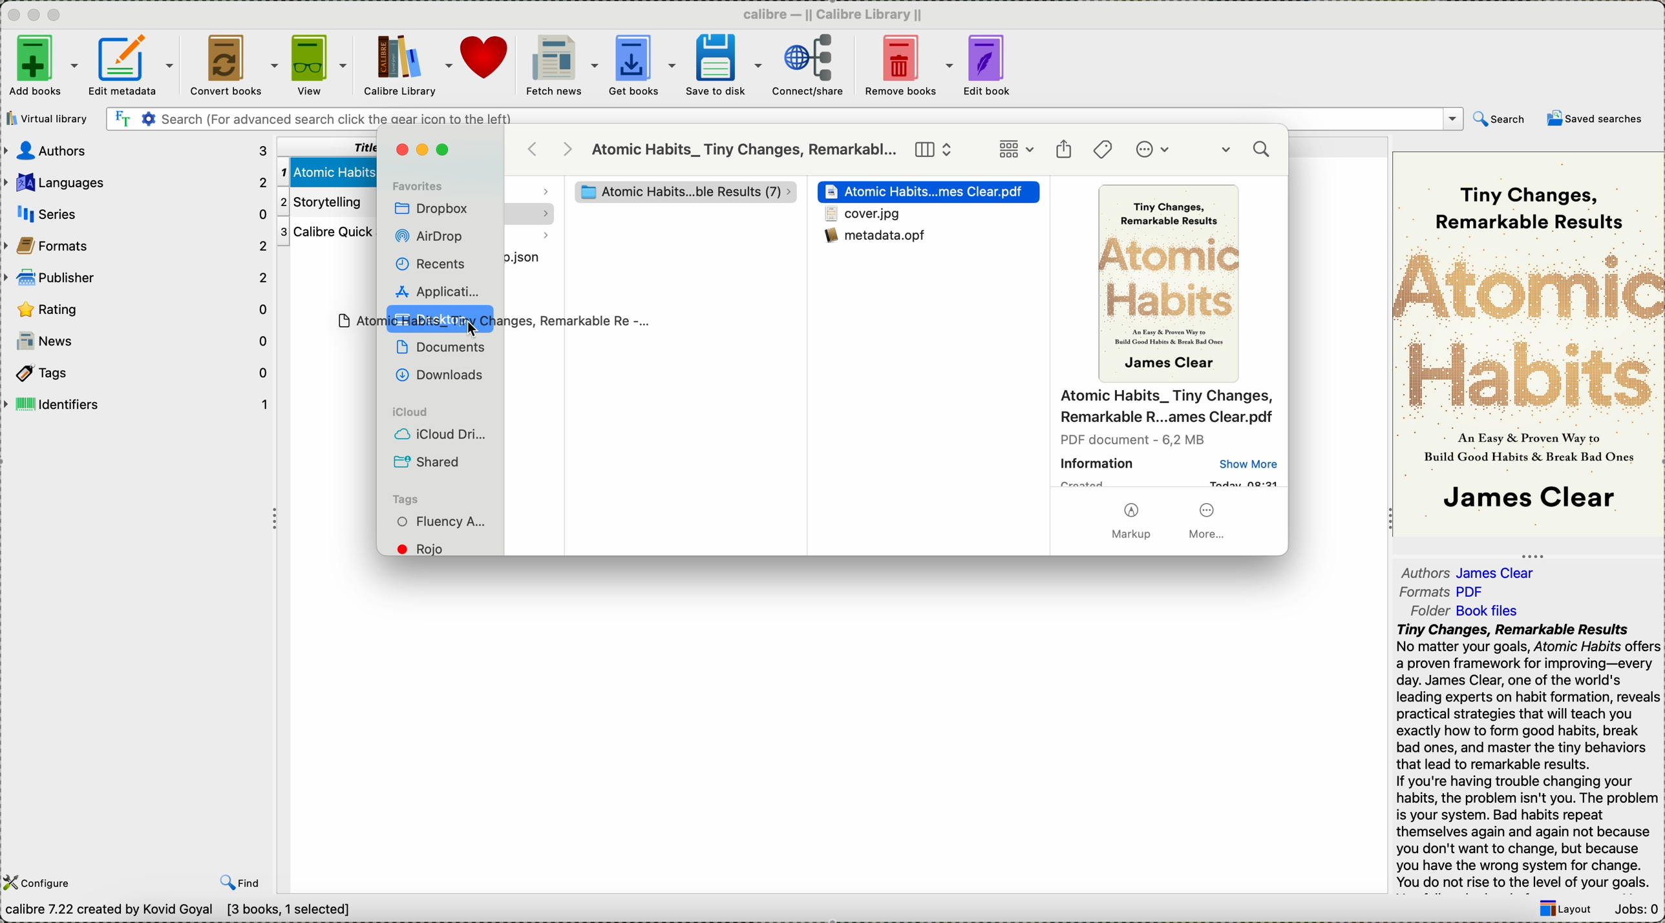 This screenshot has width=1665, height=923. Describe the element at coordinates (135, 371) in the screenshot. I see `tags` at that location.